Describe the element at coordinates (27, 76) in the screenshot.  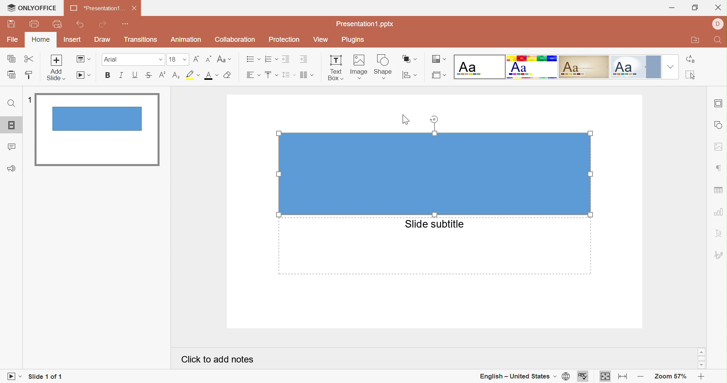
I see `Copy style` at that location.